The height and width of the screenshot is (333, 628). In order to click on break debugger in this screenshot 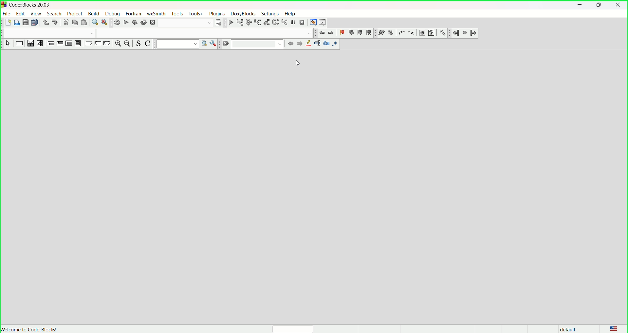, I will do `click(294, 22)`.